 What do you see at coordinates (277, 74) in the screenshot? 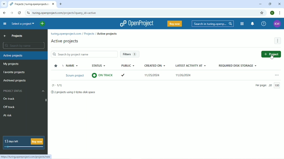
I see `Open menu` at bounding box center [277, 74].